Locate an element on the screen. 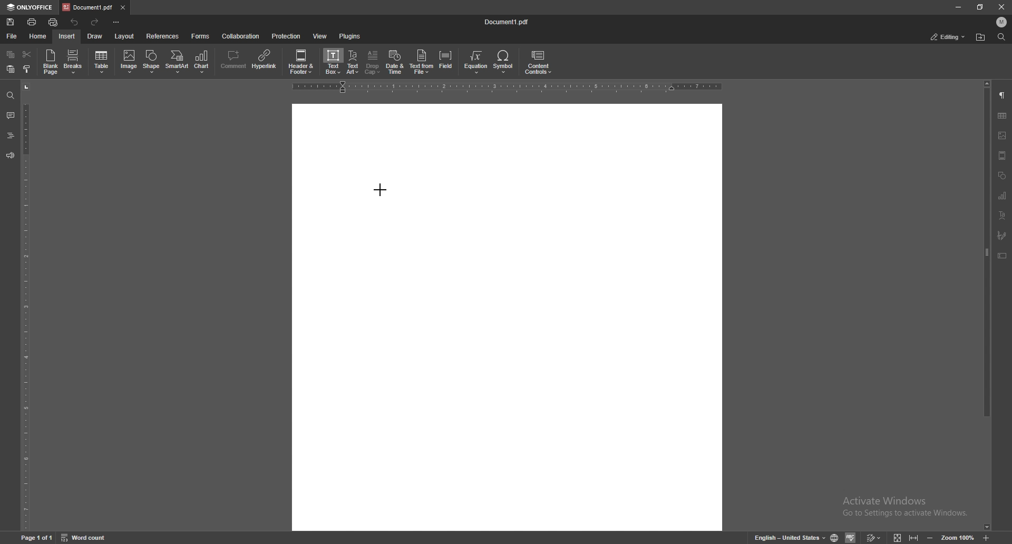  text box is located at coordinates (334, 61).